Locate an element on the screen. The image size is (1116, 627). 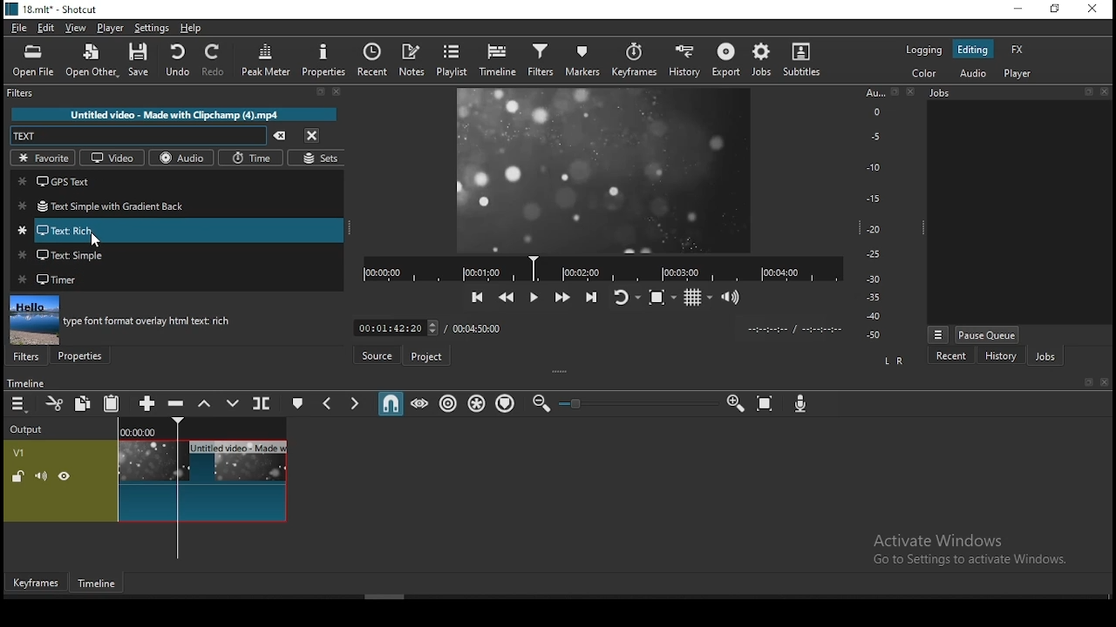
properties is located at coordinates (79, 355).